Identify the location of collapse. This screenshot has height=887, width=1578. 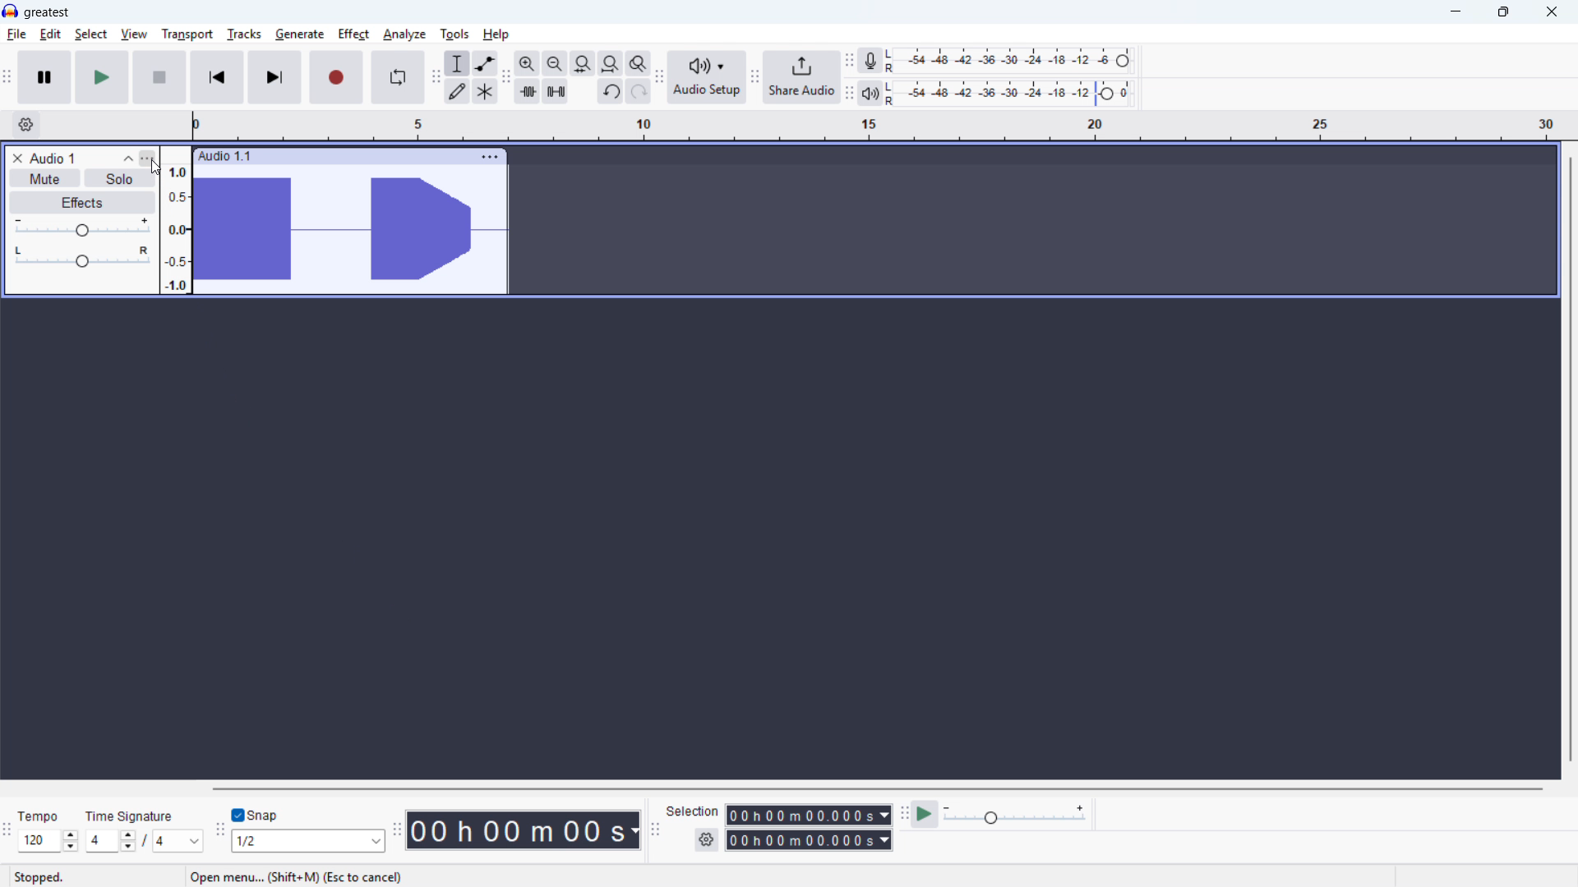
(128, 158).